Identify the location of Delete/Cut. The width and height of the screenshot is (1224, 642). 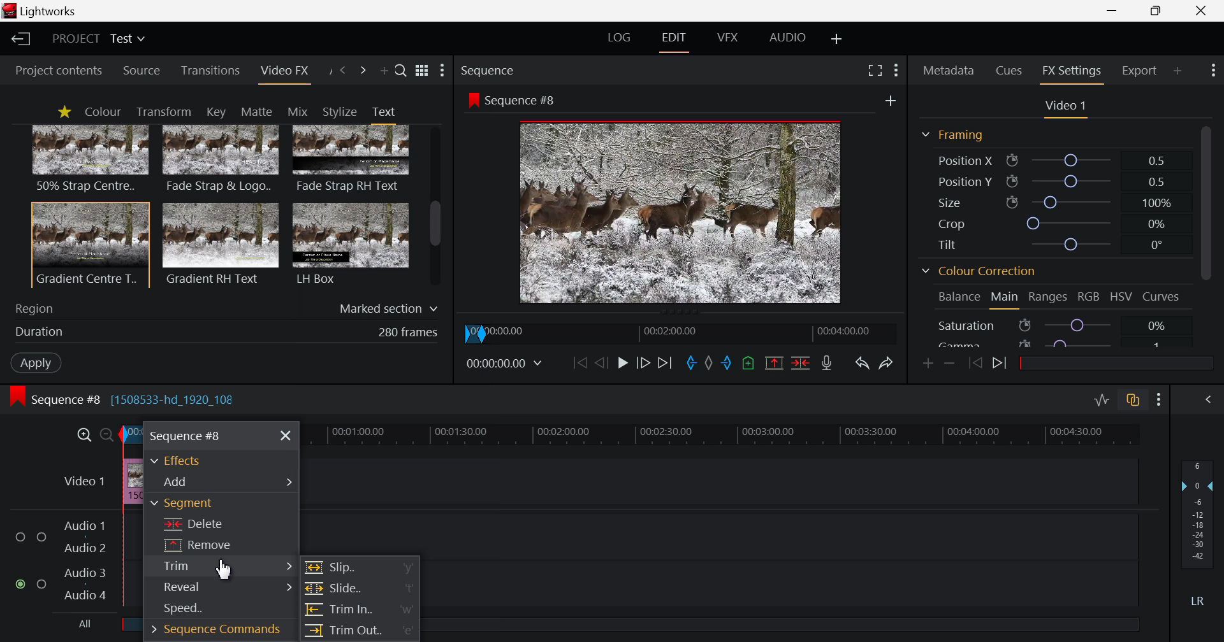
(801, 364).